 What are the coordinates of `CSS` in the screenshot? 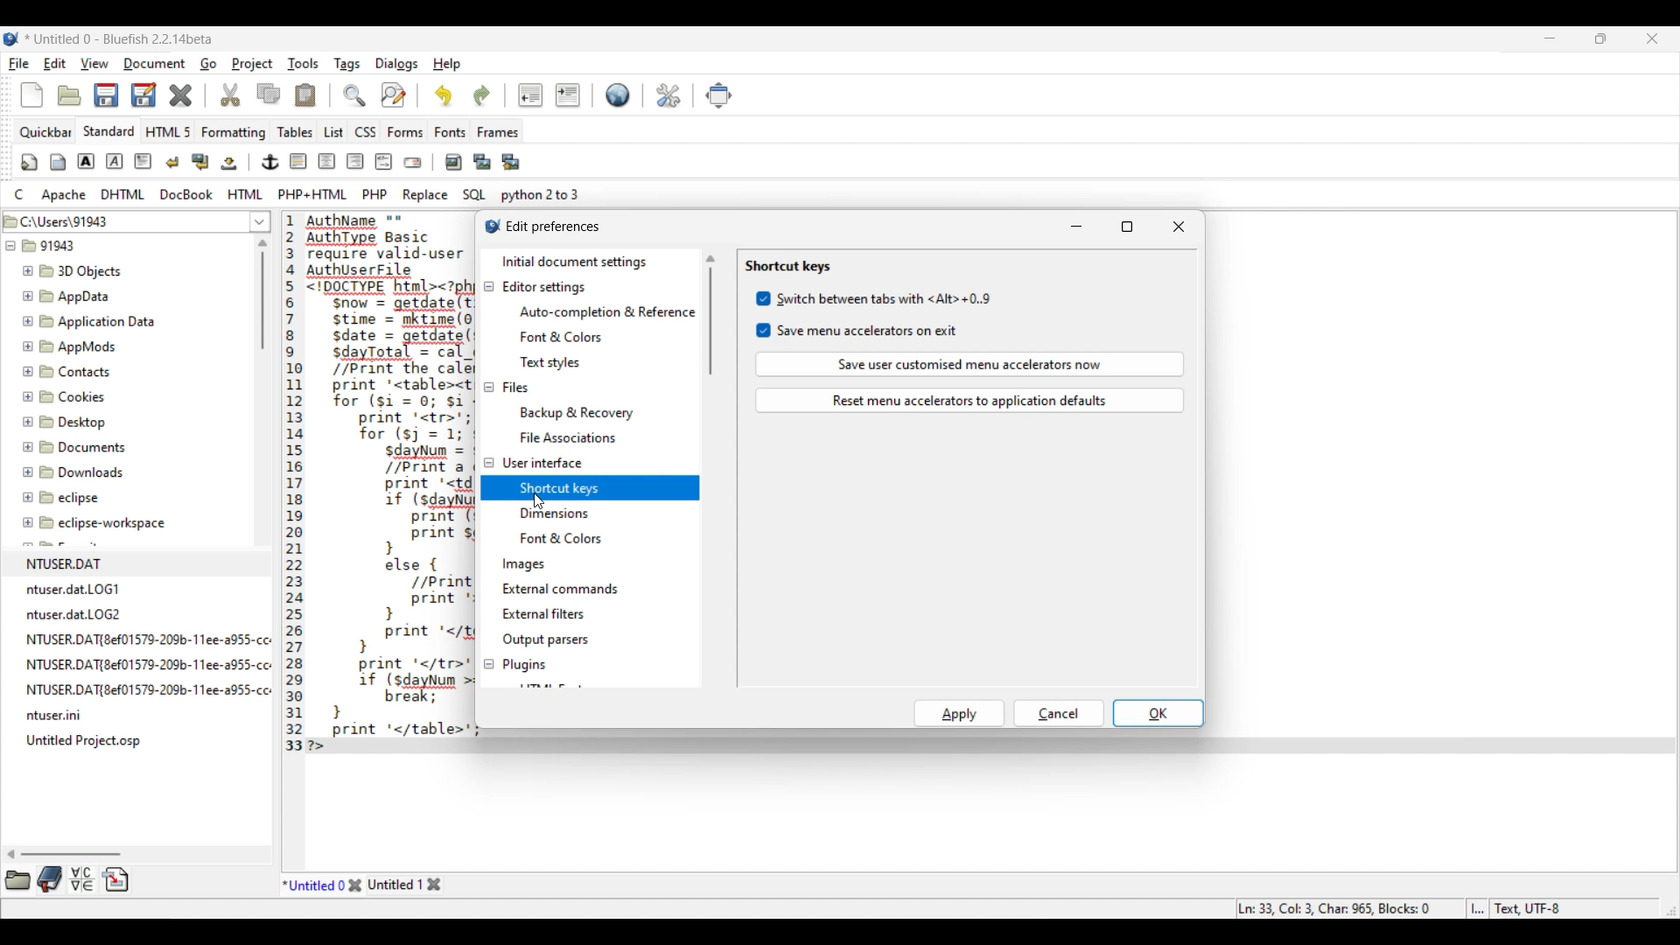 It's located at (365, 132).